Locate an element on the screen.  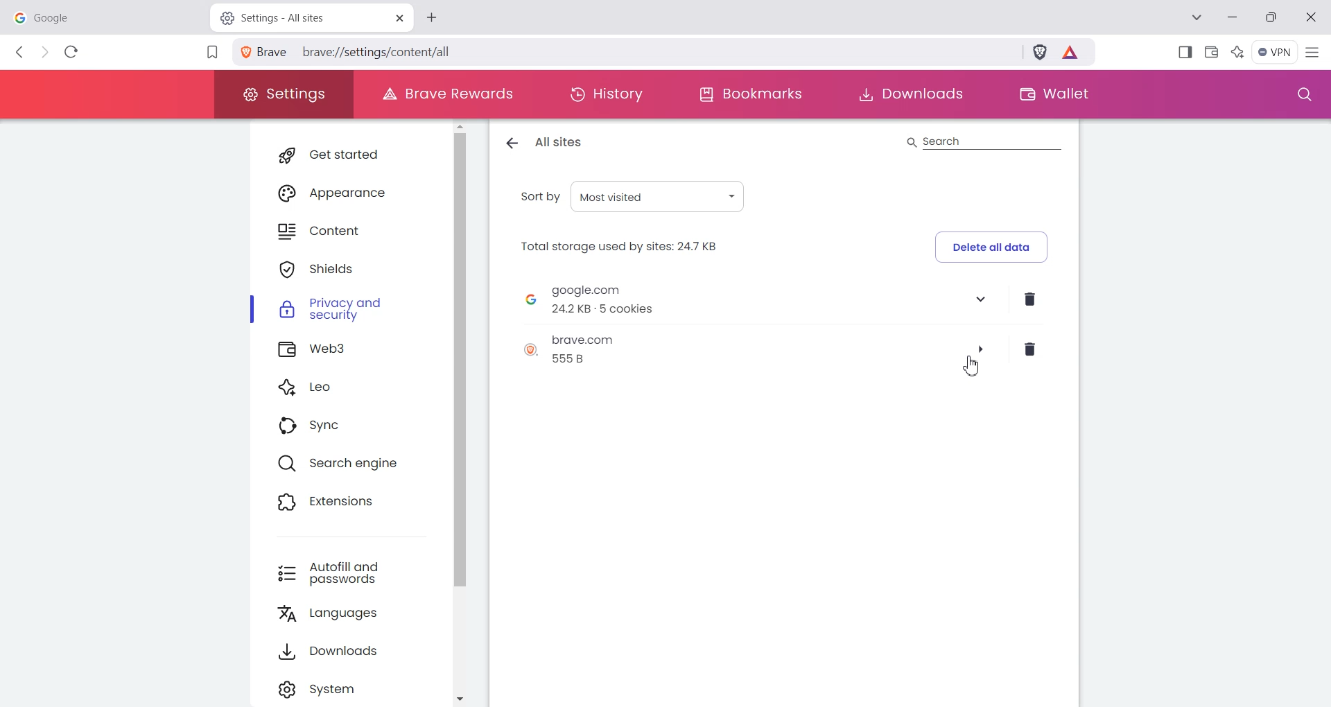
All sites is located at coordinates (546, 142).